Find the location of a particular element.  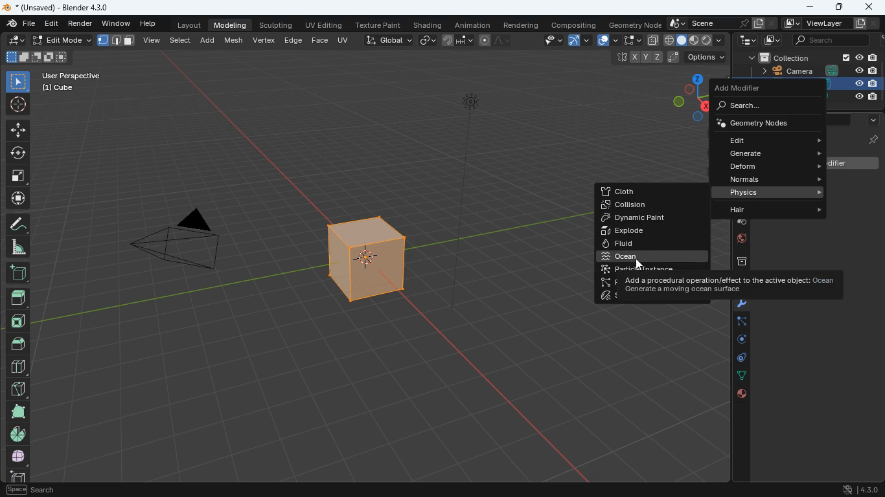

texture paint is located at coordinates (378, 23).